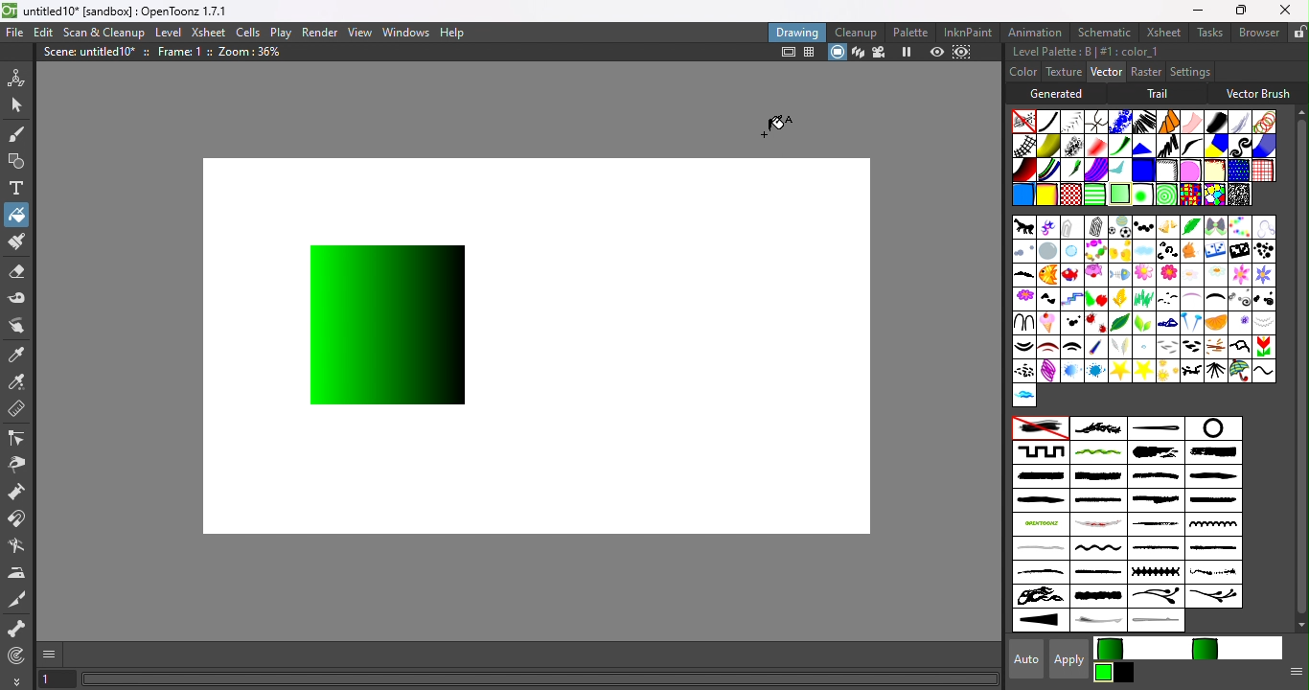 The width and height of the screenshot is (1309, 690). Describe the element at coordinates (1096, 194) in the screenshot. I see `Banded` at that location.